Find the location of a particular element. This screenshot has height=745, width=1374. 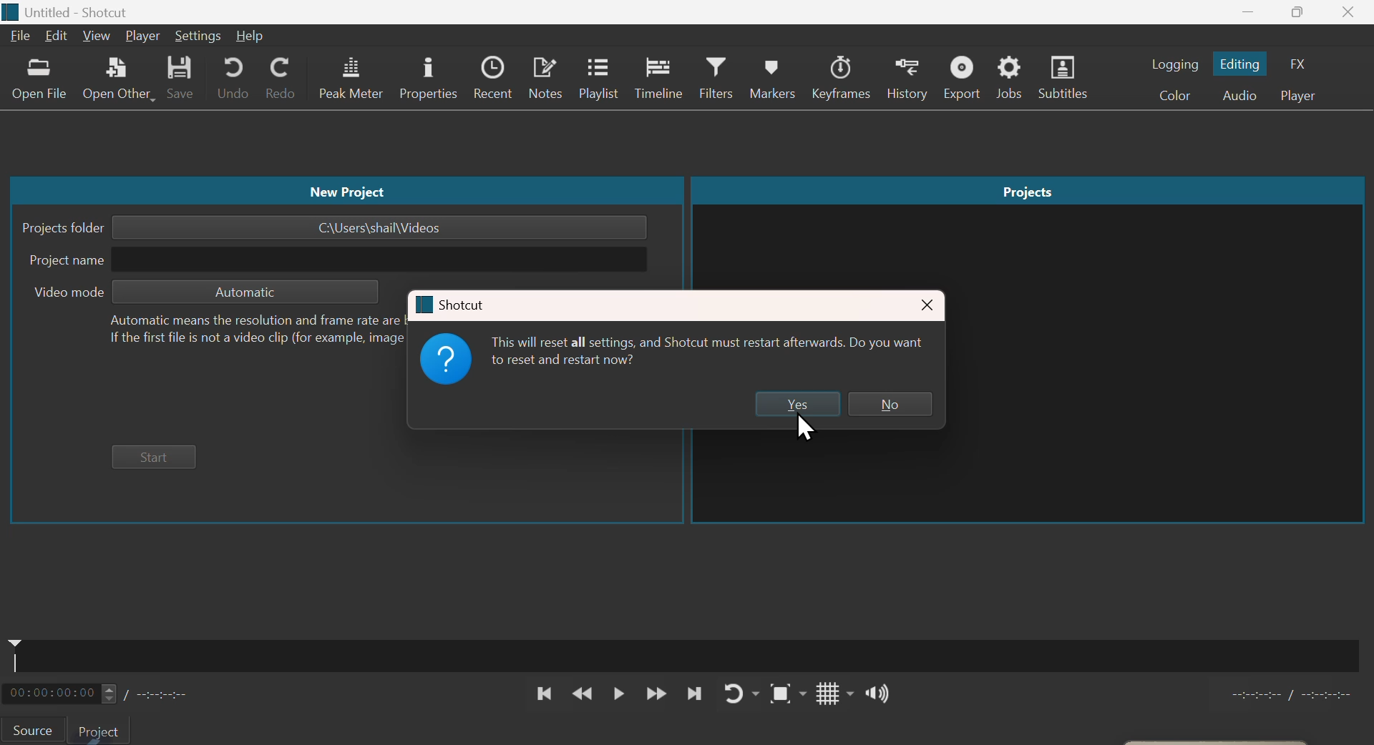

minimize is located at coordinates (1249, 12).